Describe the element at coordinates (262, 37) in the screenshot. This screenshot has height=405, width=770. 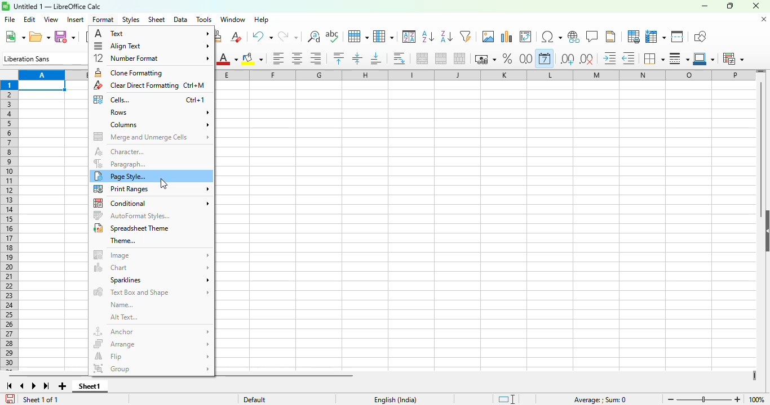
I see `undo` at that location.